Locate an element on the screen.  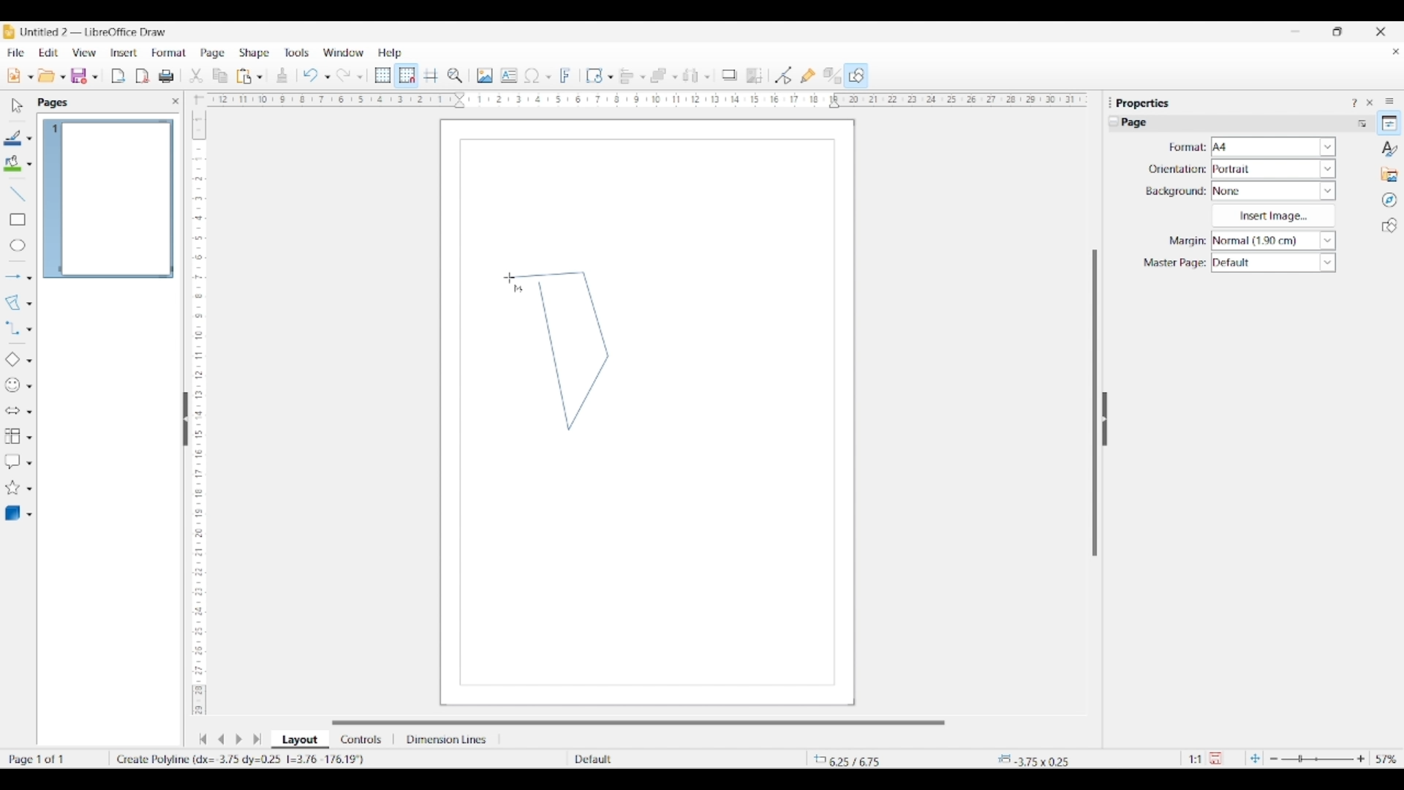
Project and software name is located at coordinates (94, 31).